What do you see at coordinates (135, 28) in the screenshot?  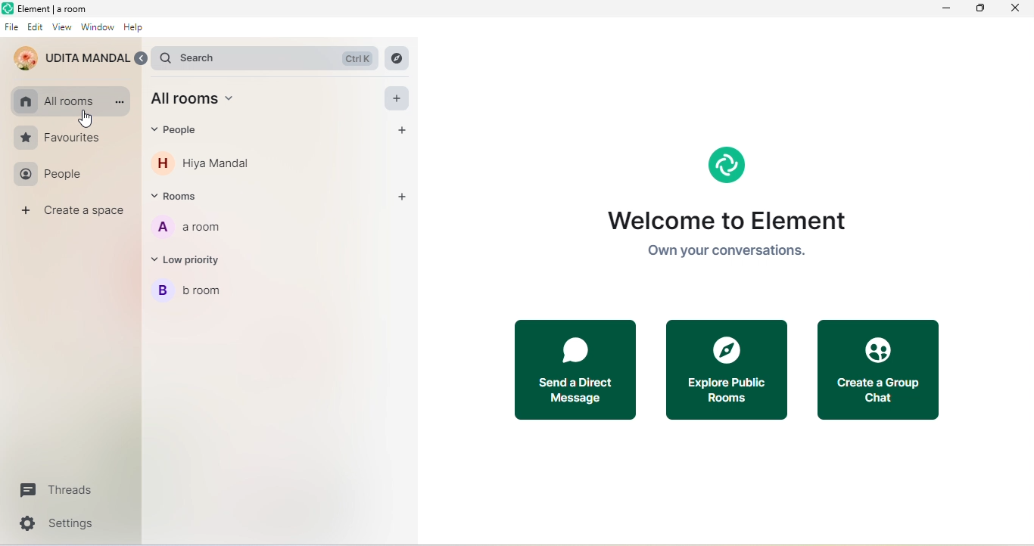 I see `Help` at bounding box center [135, 28].